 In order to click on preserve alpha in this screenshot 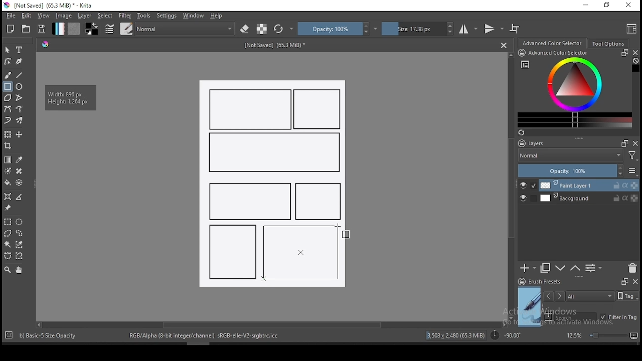, I will do `click(262, 30)`.